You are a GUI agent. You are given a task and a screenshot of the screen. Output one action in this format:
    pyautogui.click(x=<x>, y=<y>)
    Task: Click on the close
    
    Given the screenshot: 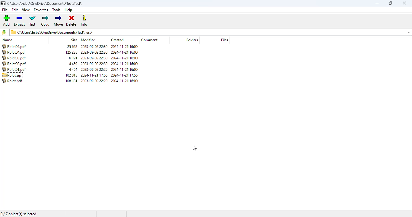 What is the action you would take?
    pyautogui.click(x=404, y=3)
    